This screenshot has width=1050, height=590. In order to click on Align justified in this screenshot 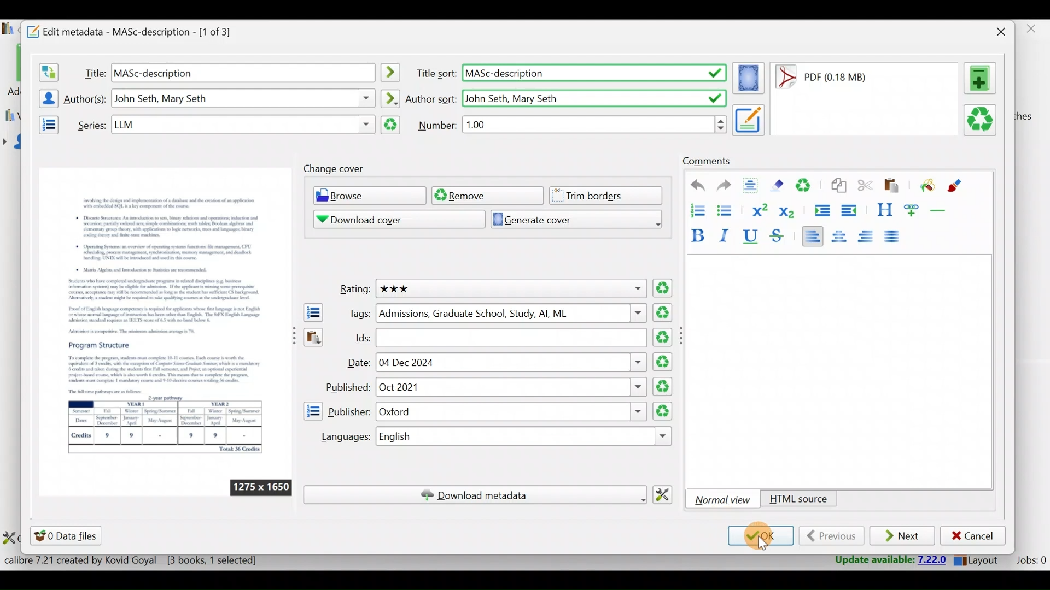, I will do `click(895, 237)`.